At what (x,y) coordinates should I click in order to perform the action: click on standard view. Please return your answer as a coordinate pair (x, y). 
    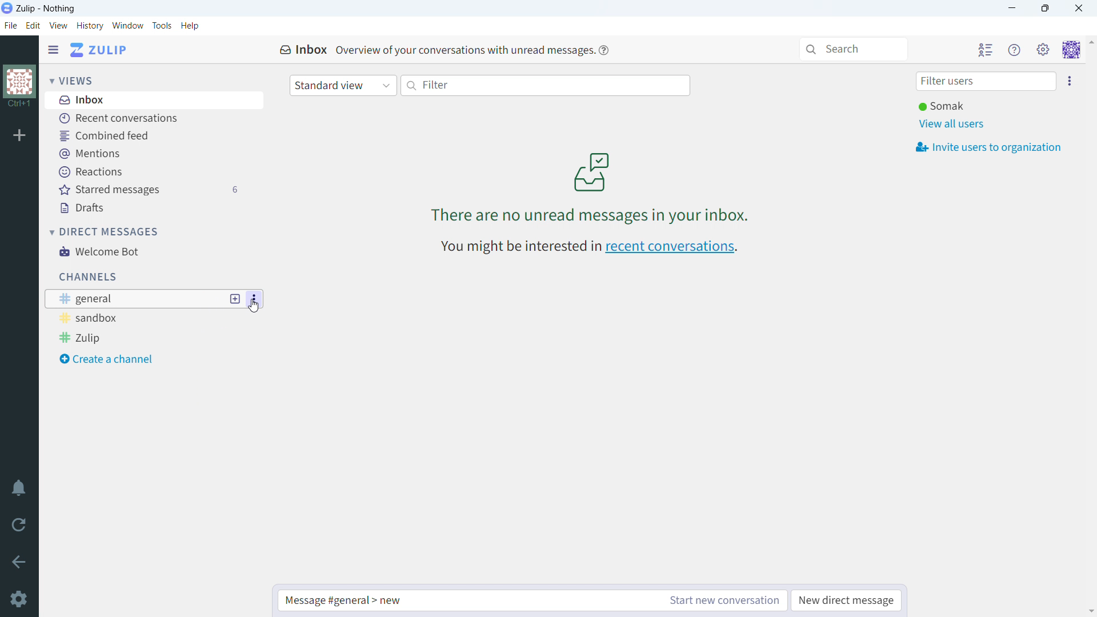
    Looking at the image, I should click on (343, 86).